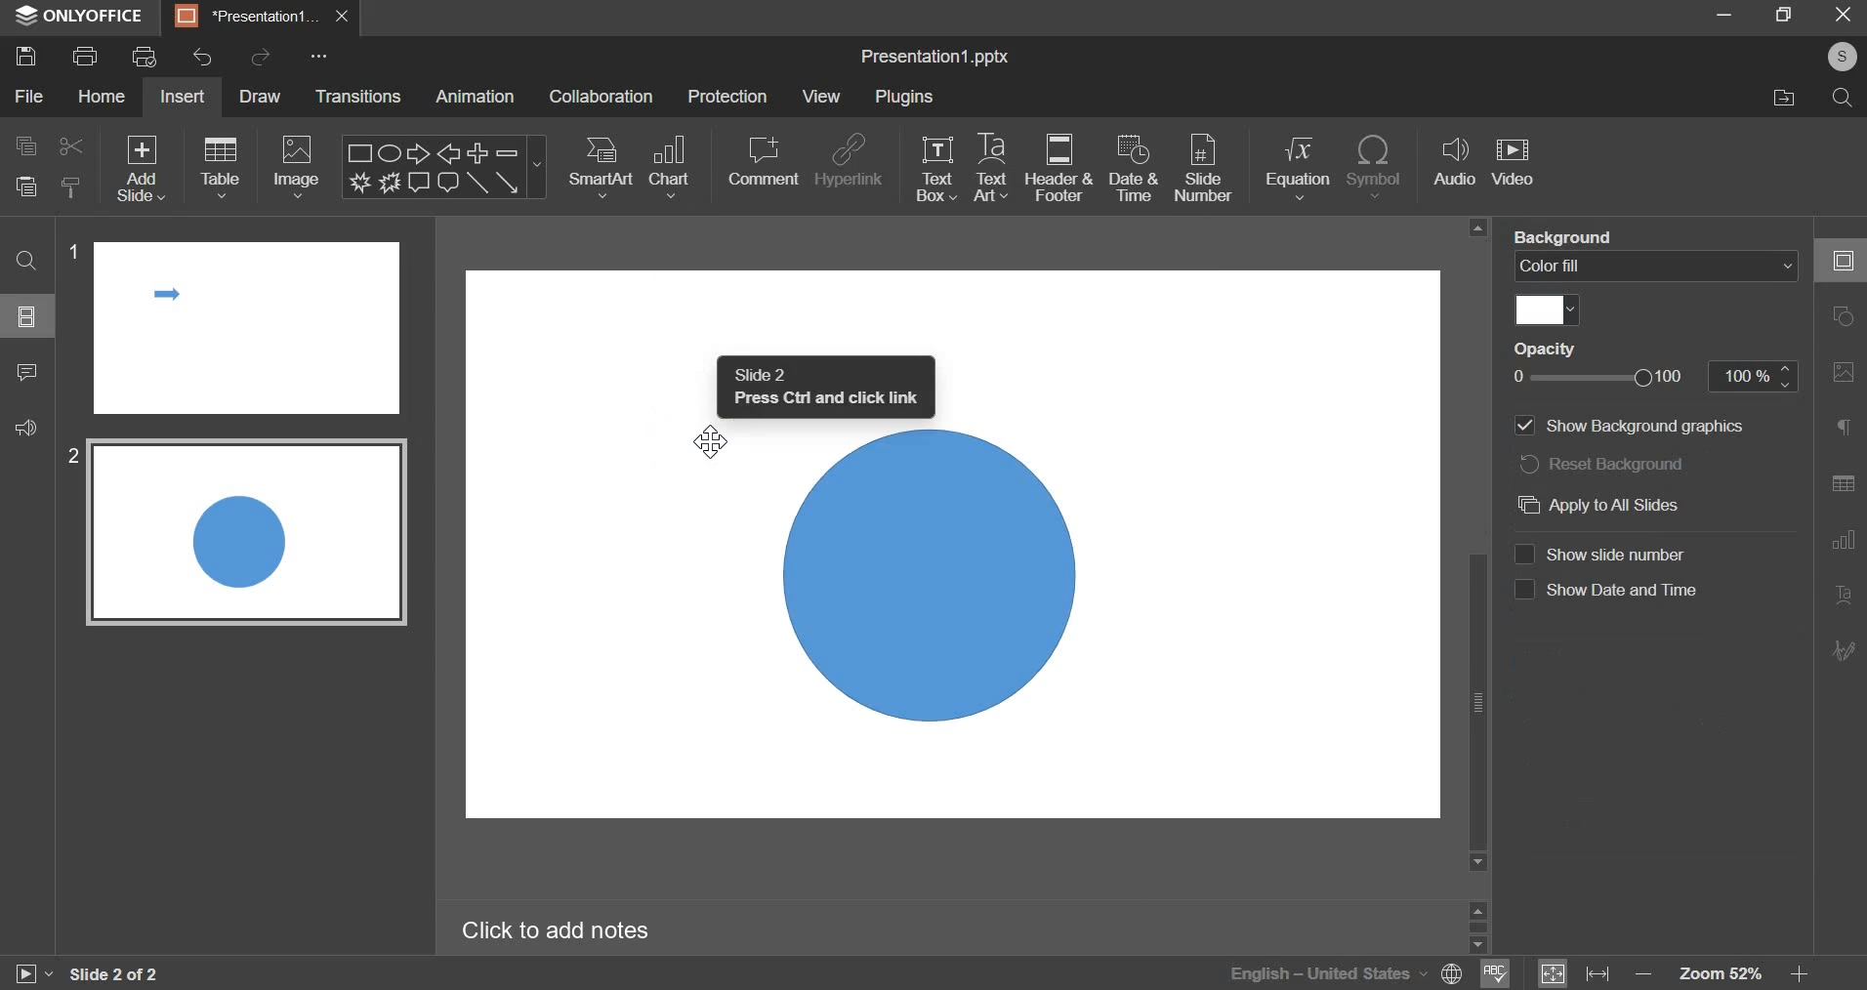 Image resolution: width=1867 pixels, height=990 pixels. What do you see at coordinates (359, 152) in the screenshot?
I see `Rectangle` at bounding box center [359, 152].